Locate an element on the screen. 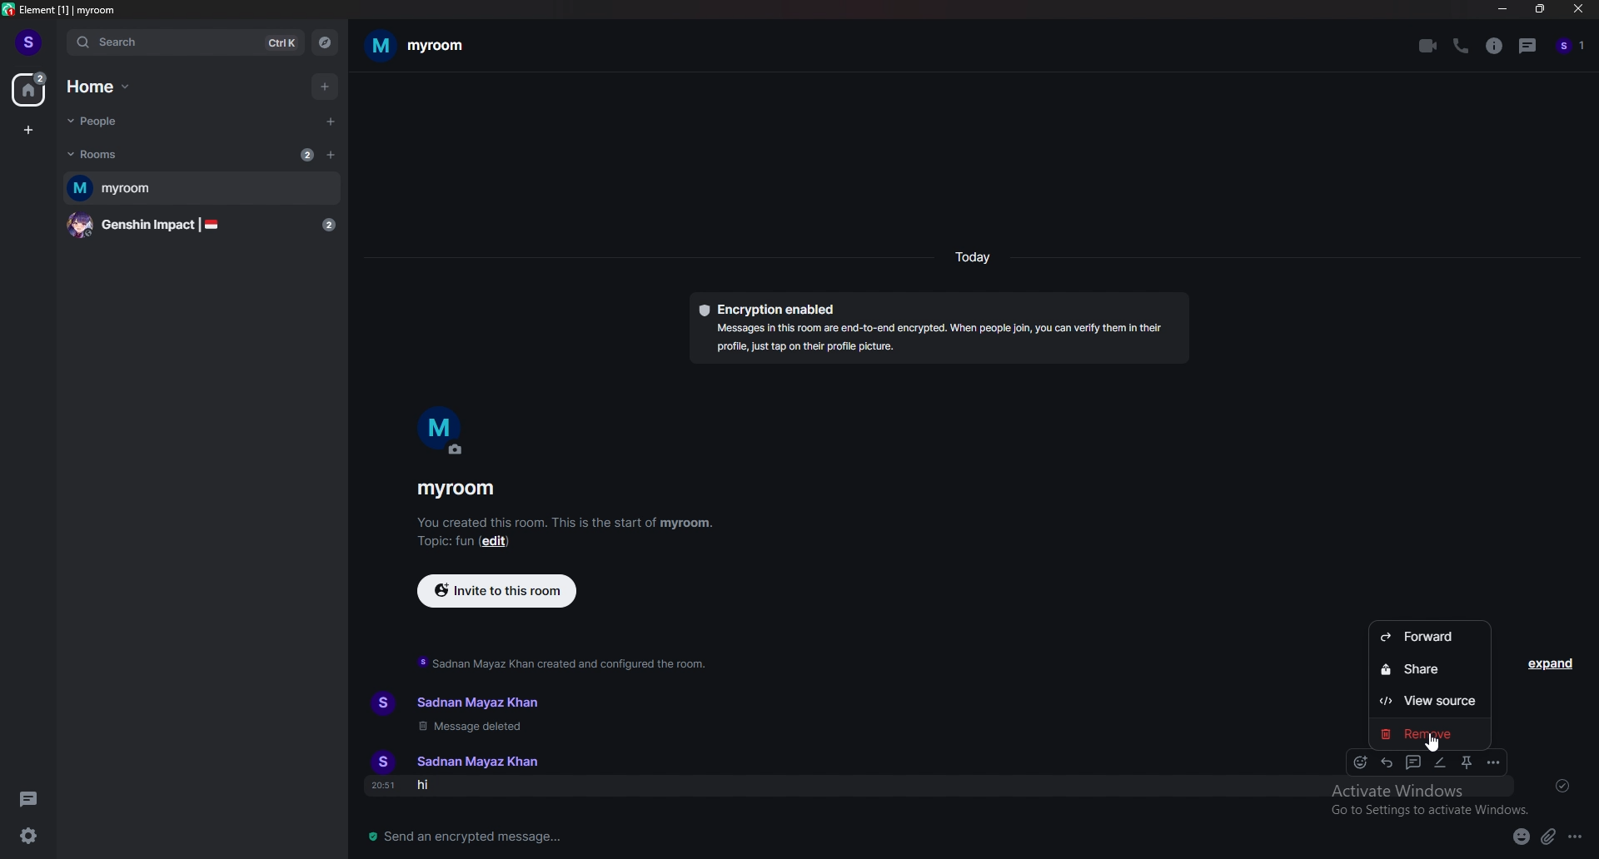 The image size is (1599, 859). minimize is located at coordinates (1502, 9).